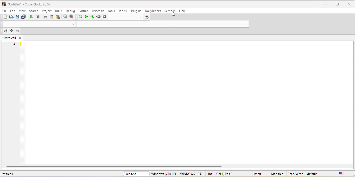 This screenshot has height=177, width=355. I want to click on view, so click(22, 11).